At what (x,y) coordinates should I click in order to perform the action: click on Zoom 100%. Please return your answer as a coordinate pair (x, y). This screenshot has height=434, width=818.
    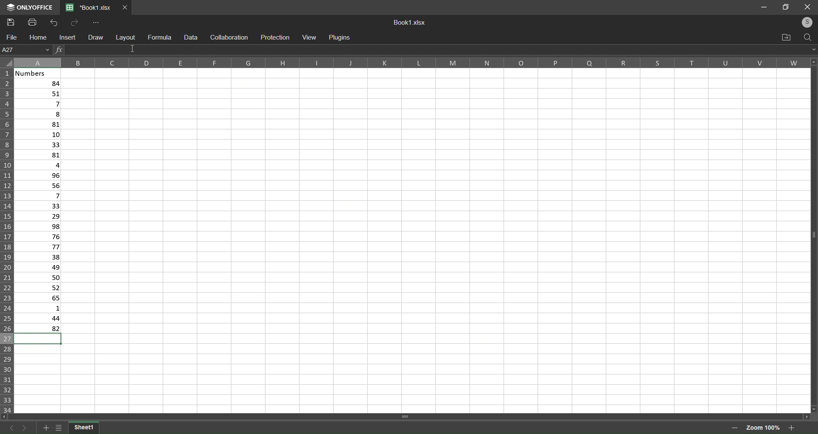
    Looking at the image, I should click on (763, 427).